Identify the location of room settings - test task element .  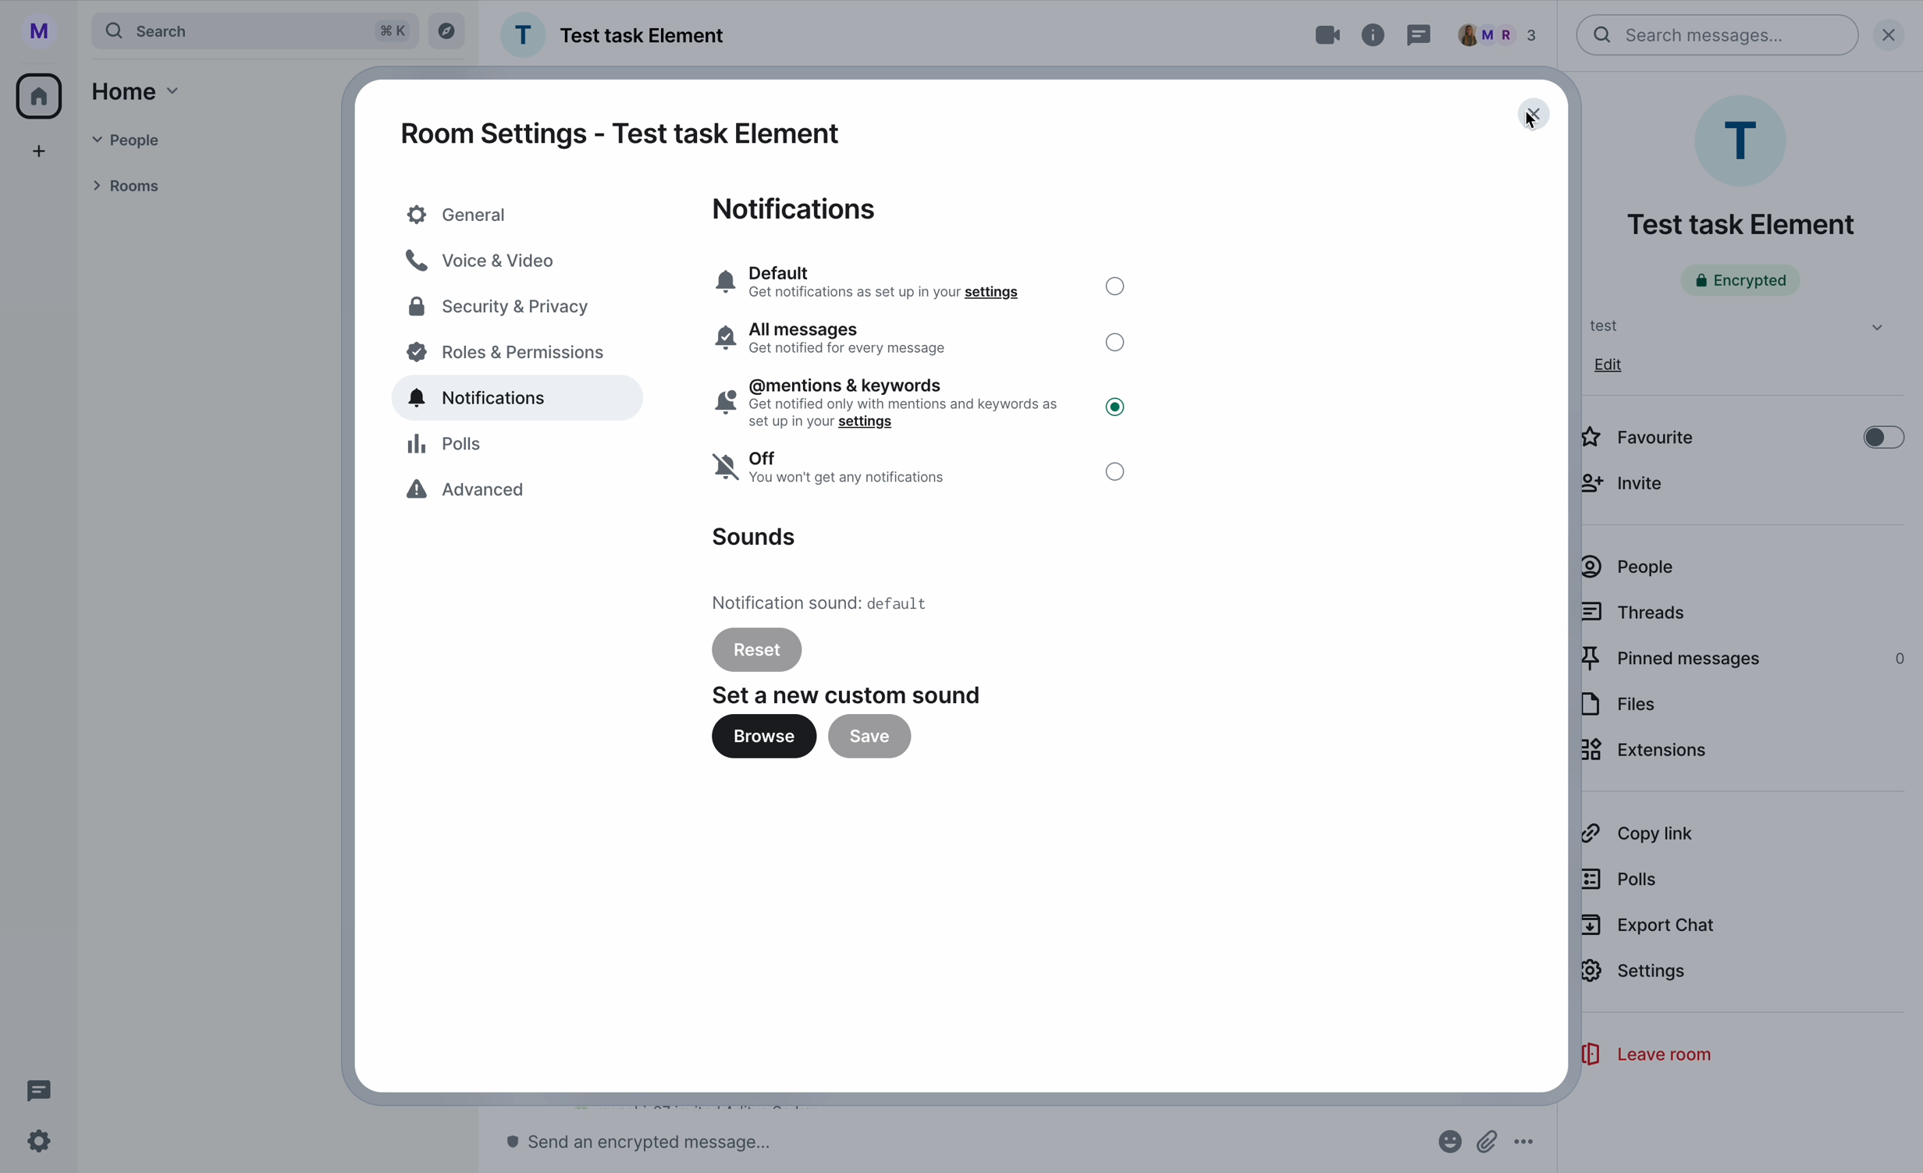
(621, 133).